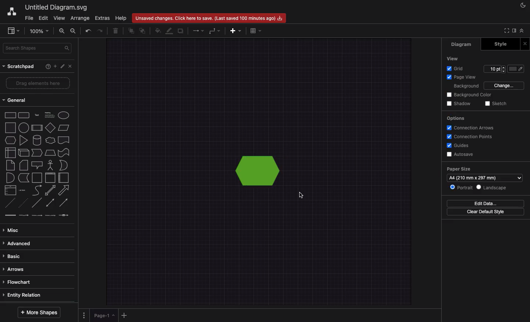 Image resolution: width=530 pixels, height=322 pixels. I want to click on Sketch, so click(497, 104).